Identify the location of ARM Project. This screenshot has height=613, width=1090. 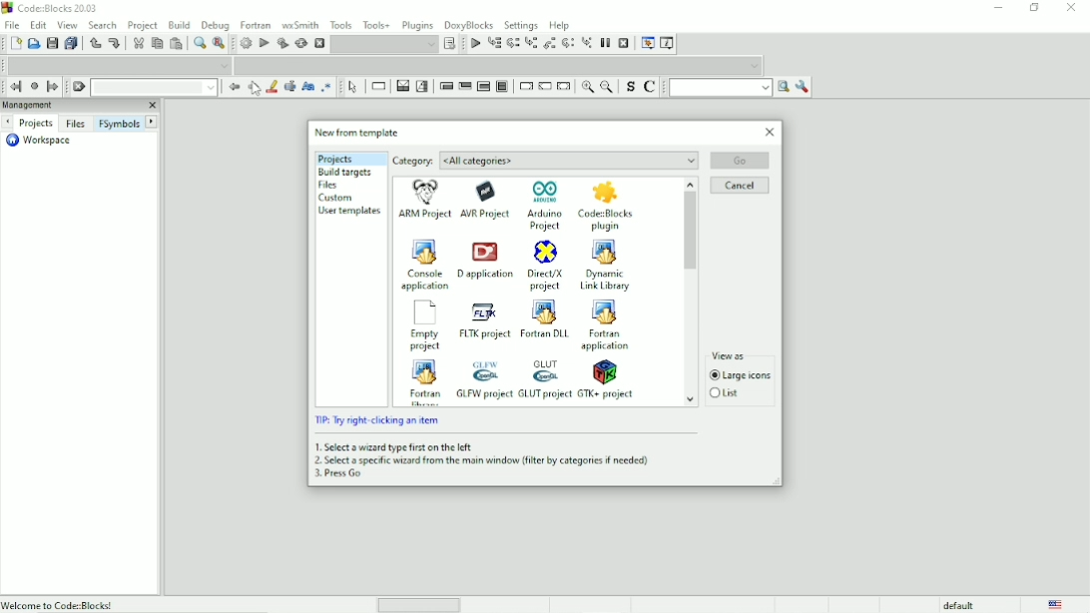
(425, 202).